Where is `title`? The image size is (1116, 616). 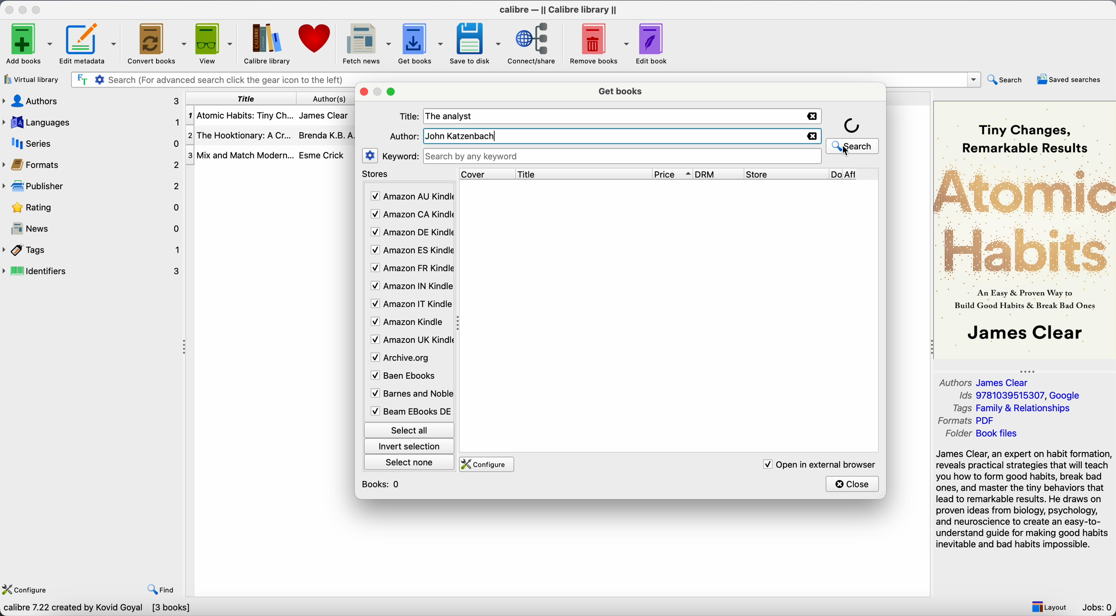 title is located at coordinates (246, 99).